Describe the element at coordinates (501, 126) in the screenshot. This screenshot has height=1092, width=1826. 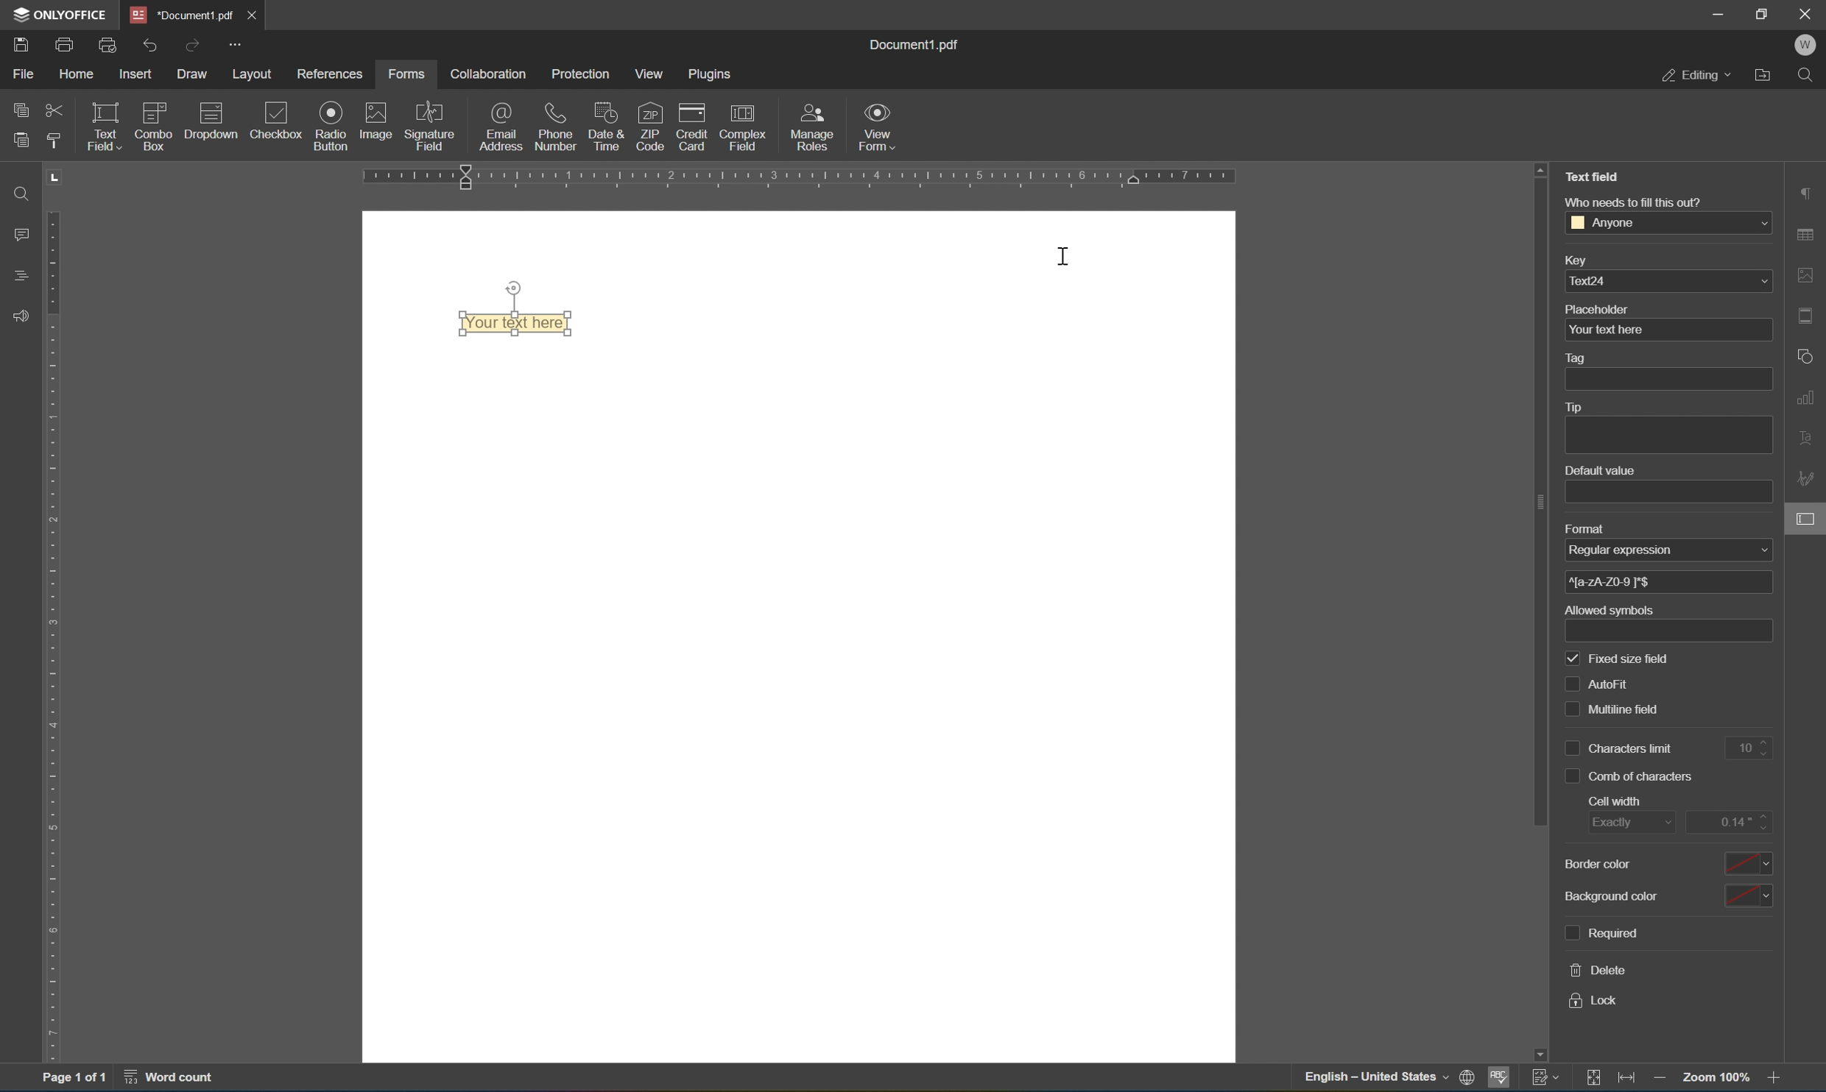
I see `email address` at that location.